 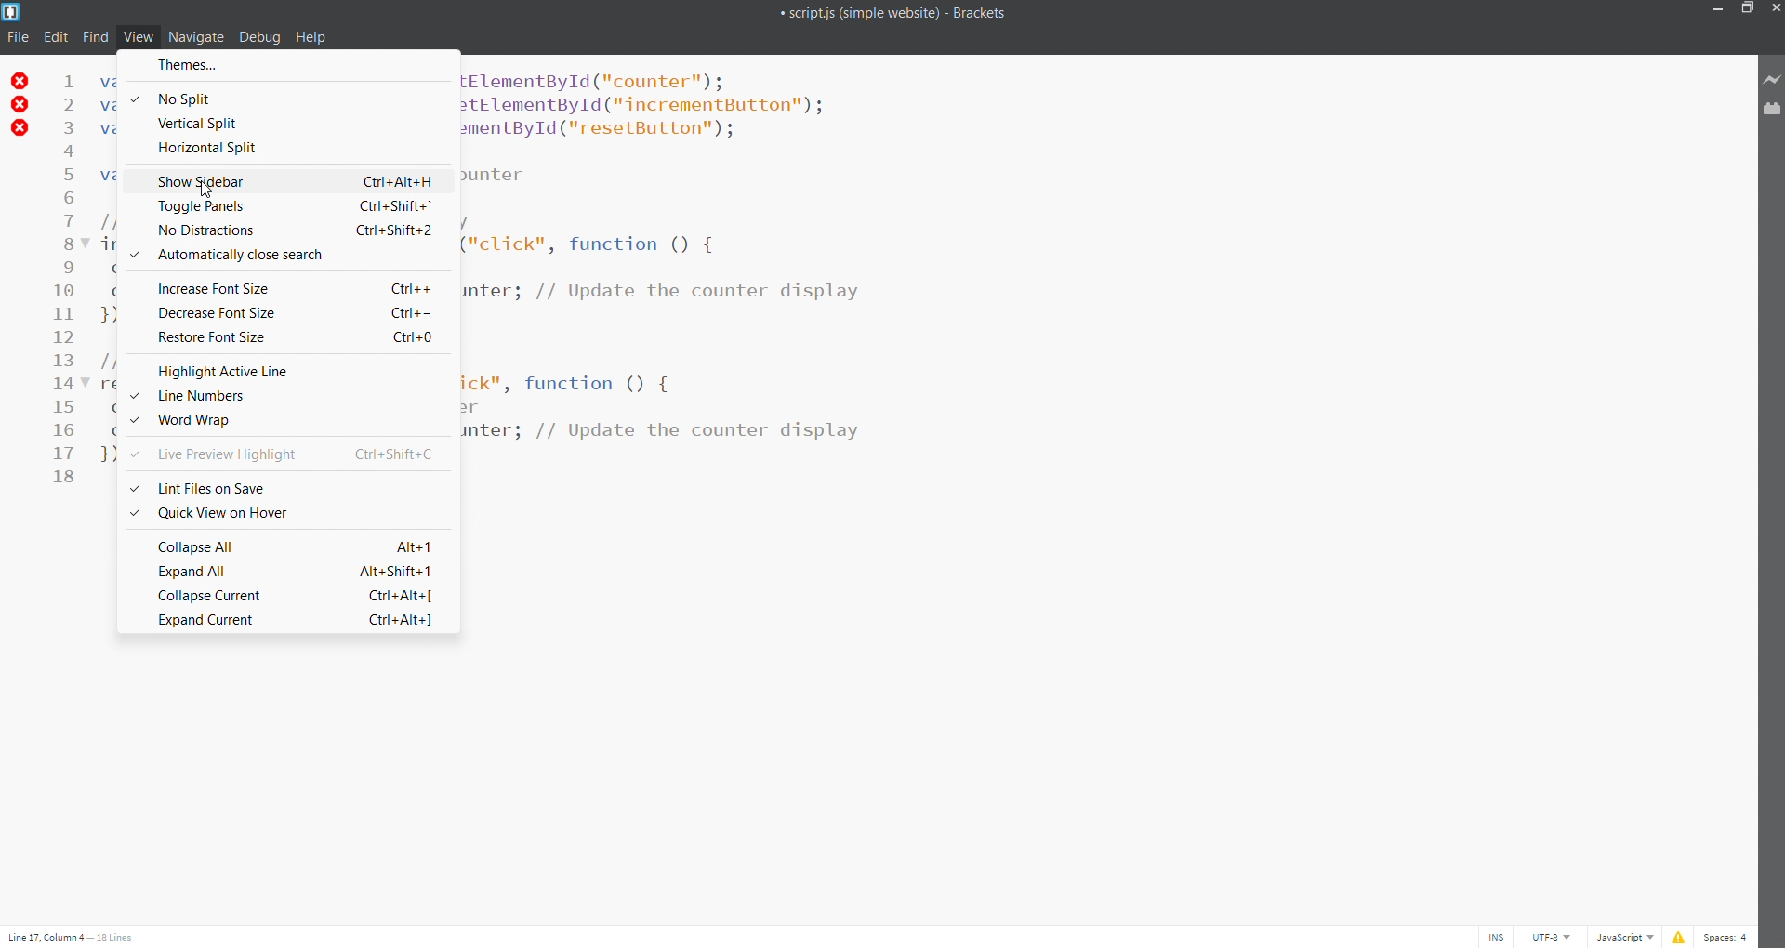 What do you see at coordinates (189, 65) in the screenshot?
I see `themes` at bounding box center [189, 65].